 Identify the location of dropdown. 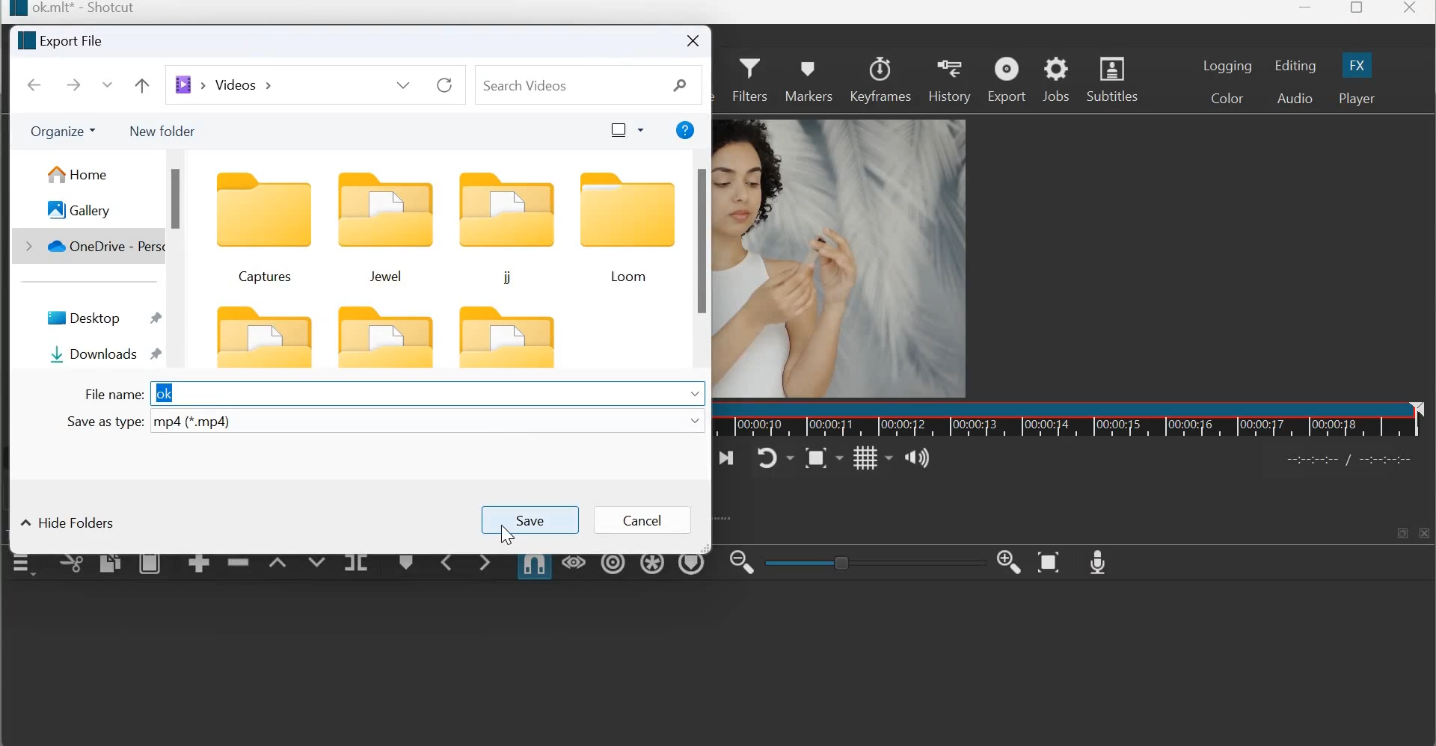
(696, 423).